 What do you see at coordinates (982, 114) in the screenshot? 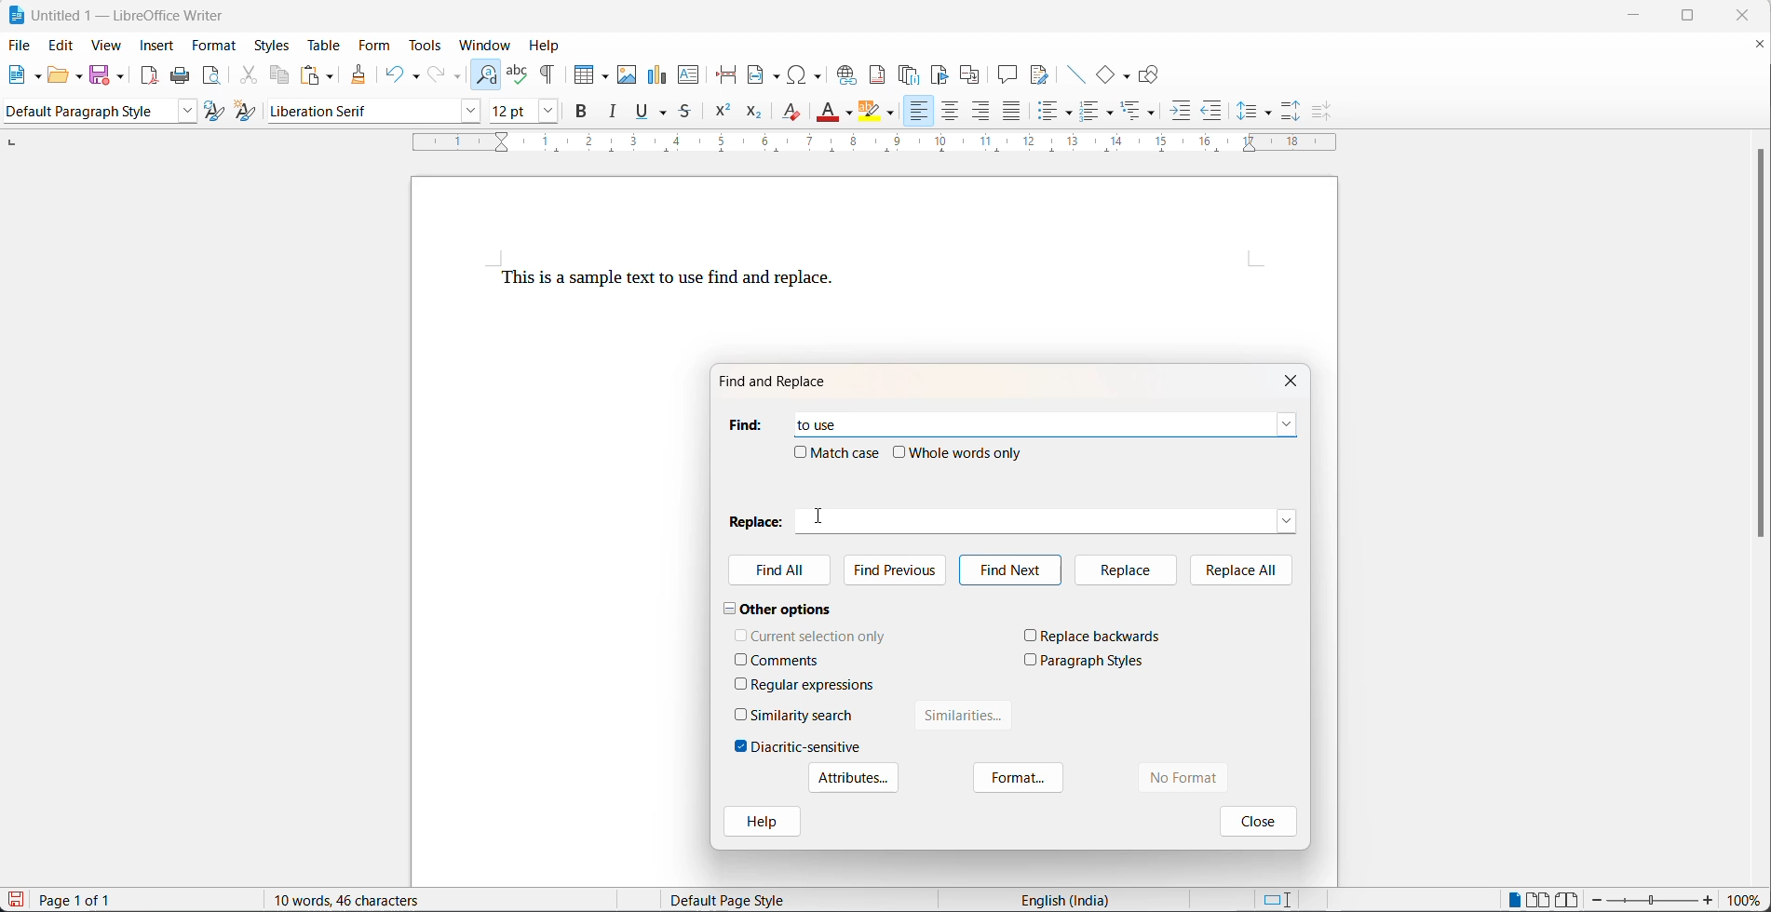
I see `text align left` at bounding box center [982, 114].